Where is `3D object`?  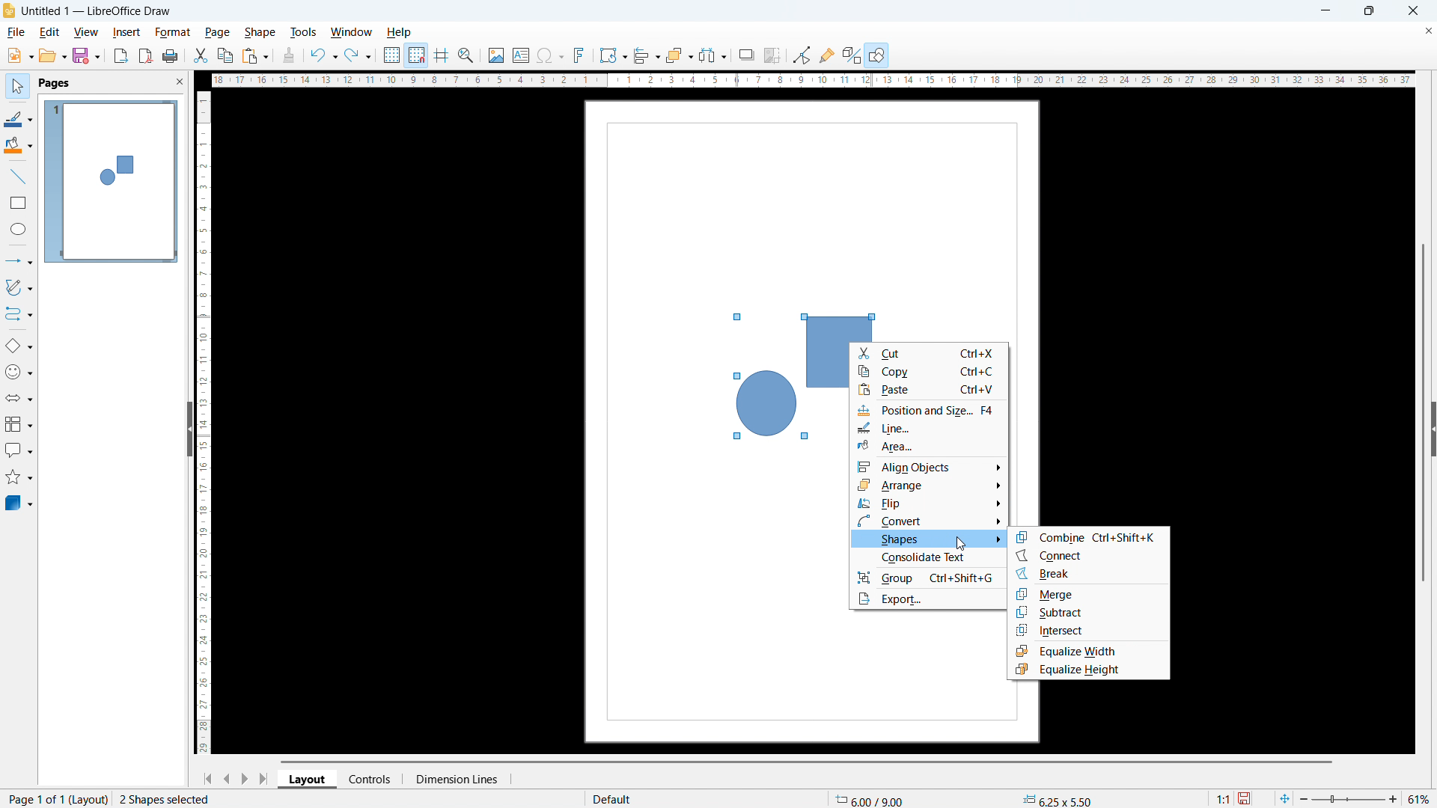
3D object is located at coordinates (20, 504).